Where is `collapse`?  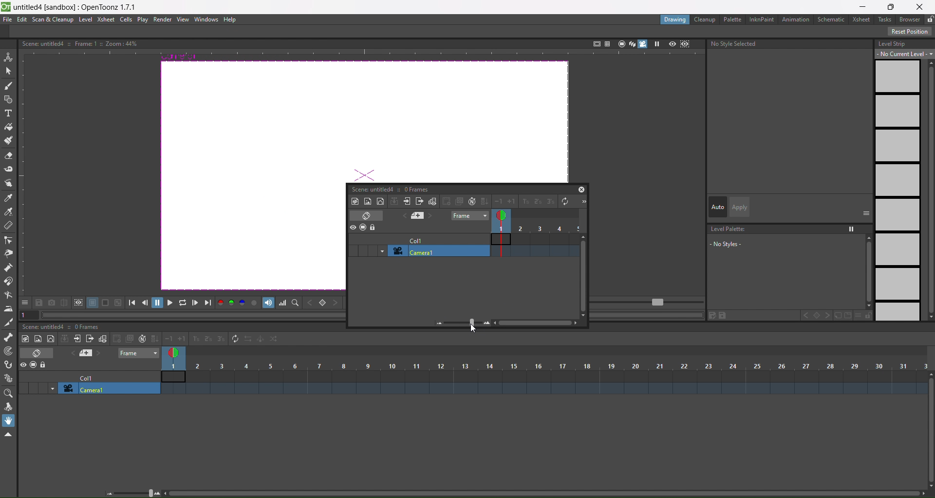 collapse is located at coordinates (65, 339).